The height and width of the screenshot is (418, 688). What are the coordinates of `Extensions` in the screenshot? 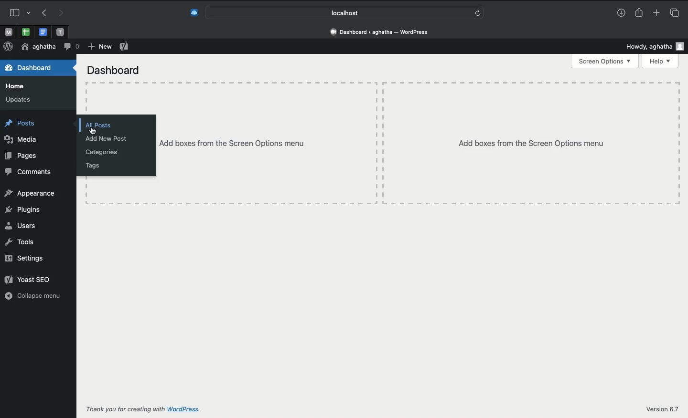 It's located at (193, 11).